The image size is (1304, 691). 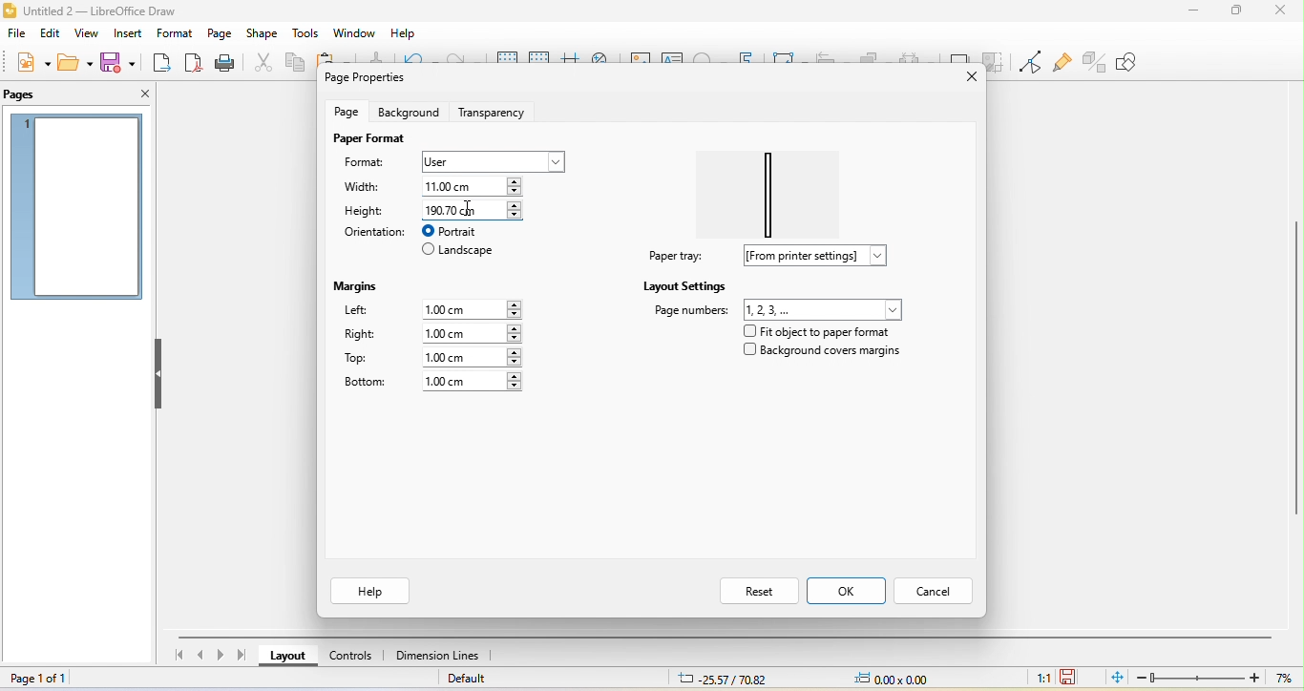 I want to click on paper format, so click(x=368, y=138).